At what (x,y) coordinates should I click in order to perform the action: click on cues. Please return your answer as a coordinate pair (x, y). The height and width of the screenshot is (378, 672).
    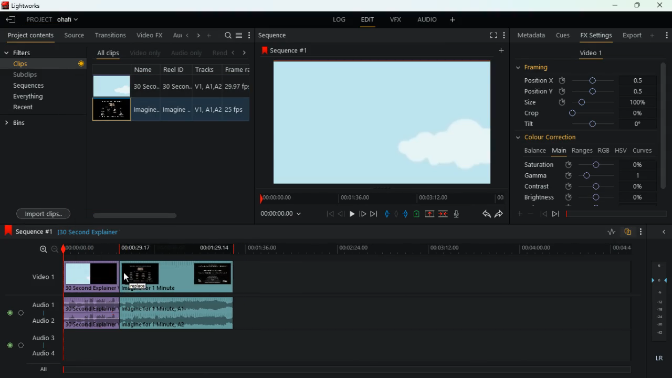
    Looking at the image, I should click on (563, 35).